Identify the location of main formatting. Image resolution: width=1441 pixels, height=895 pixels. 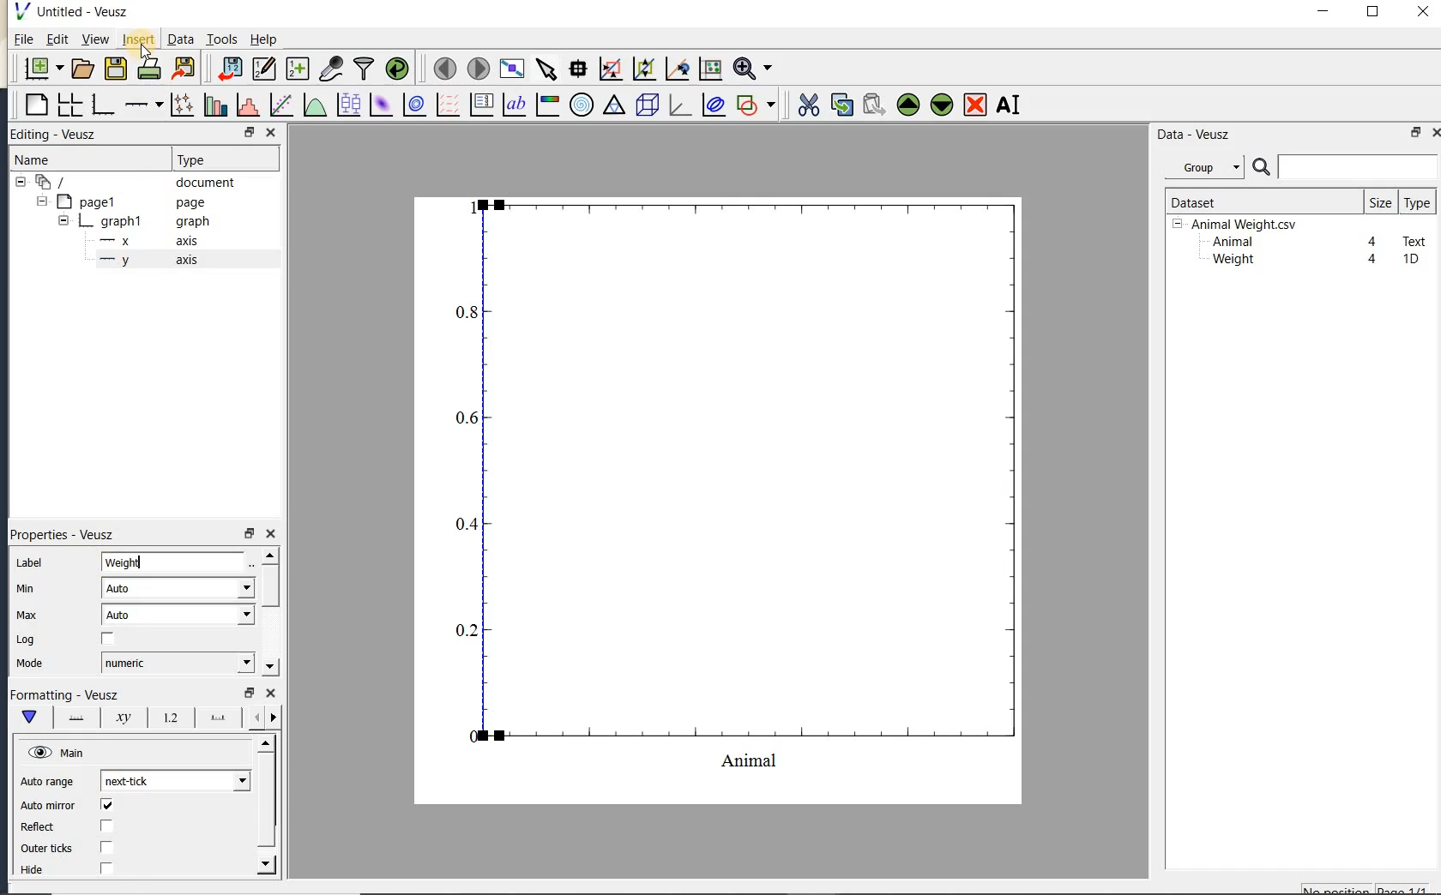
(28, 717).